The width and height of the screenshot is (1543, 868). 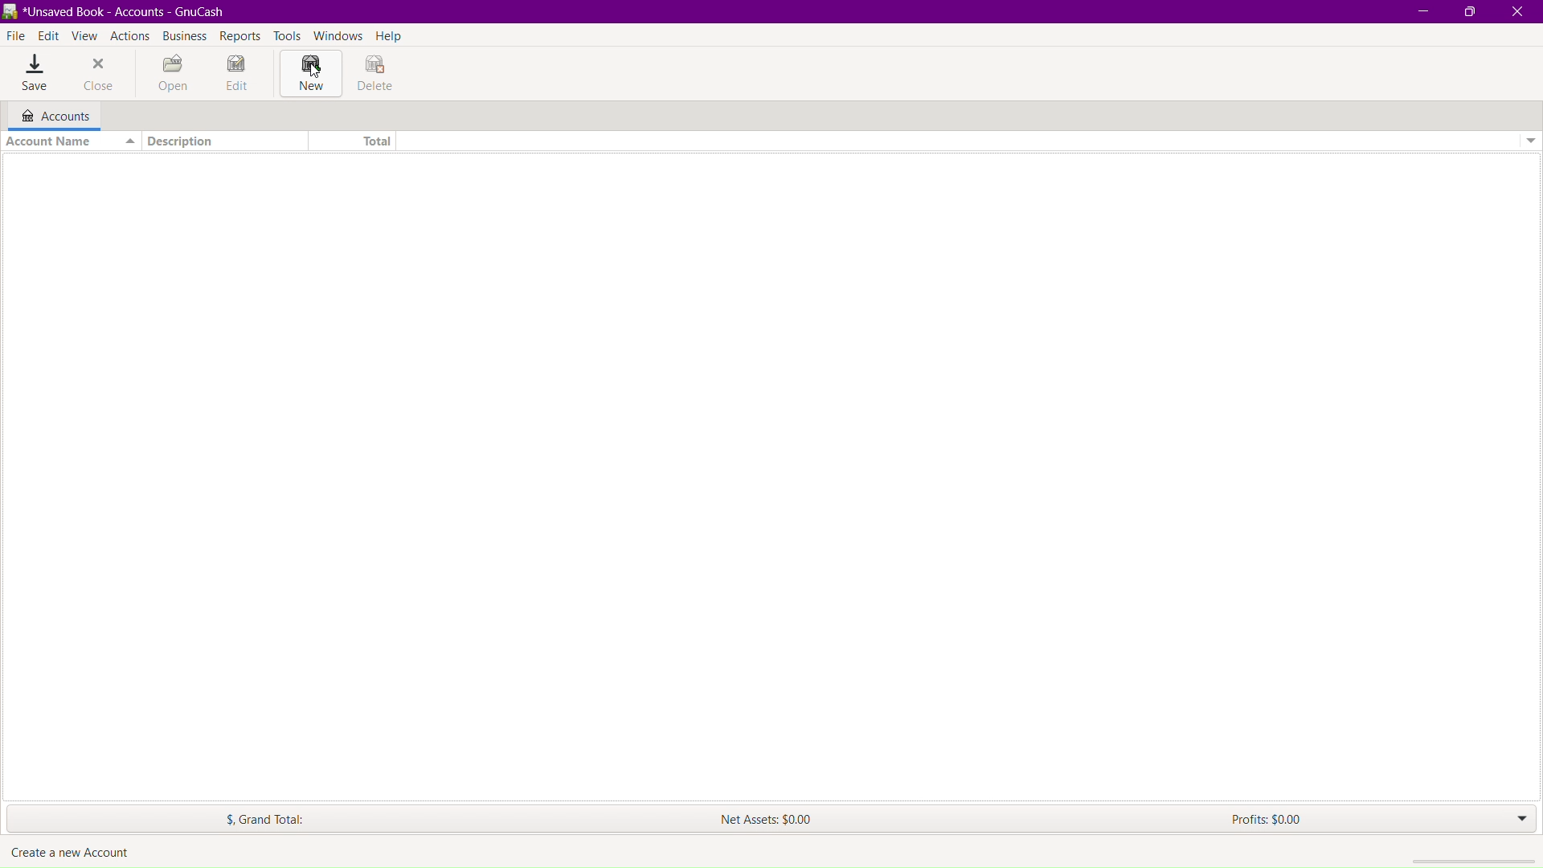 What do you see at coordinates (120, 10) in the screenshot?
I see `BR *Unsaved Book - Accounts - GnuCash` at bounding box center [120, 10].